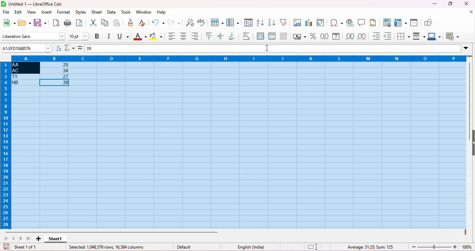 The width and height of the screenshot is (475, 251). I want to click on minimize, so click(434, 4).